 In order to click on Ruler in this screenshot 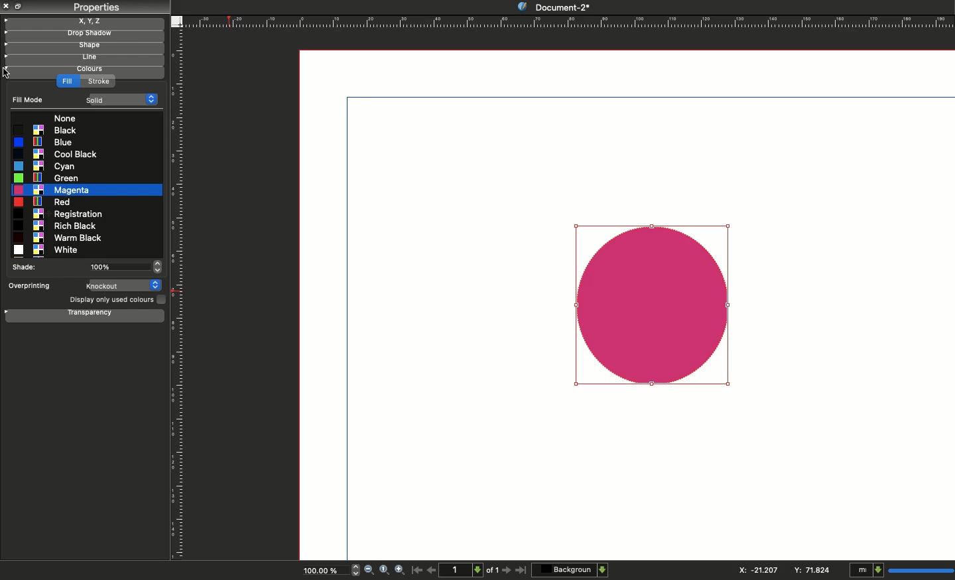, I will do `click(179, 295)`.